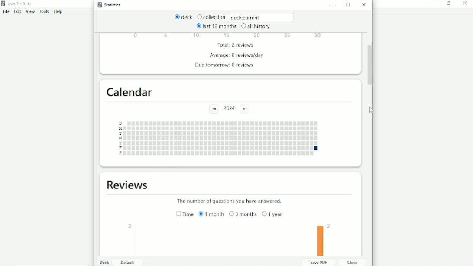 Image resolution: width=473 pixels, height=266 pixels. Describe the element at coordinates (233, 240) in the screenshot. I see `Bar graph` at that location.